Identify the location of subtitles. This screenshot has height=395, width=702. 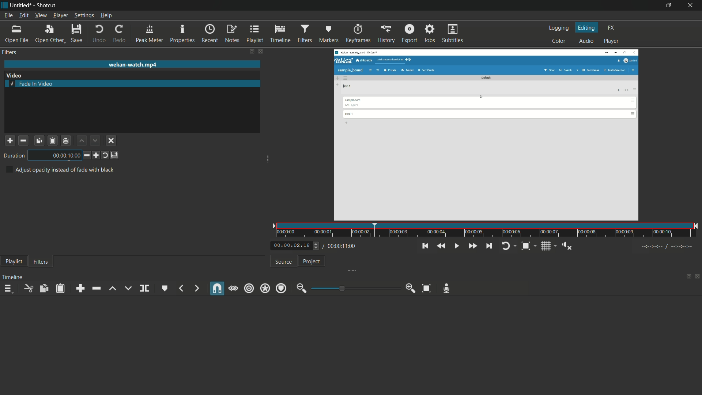
(453, 34).